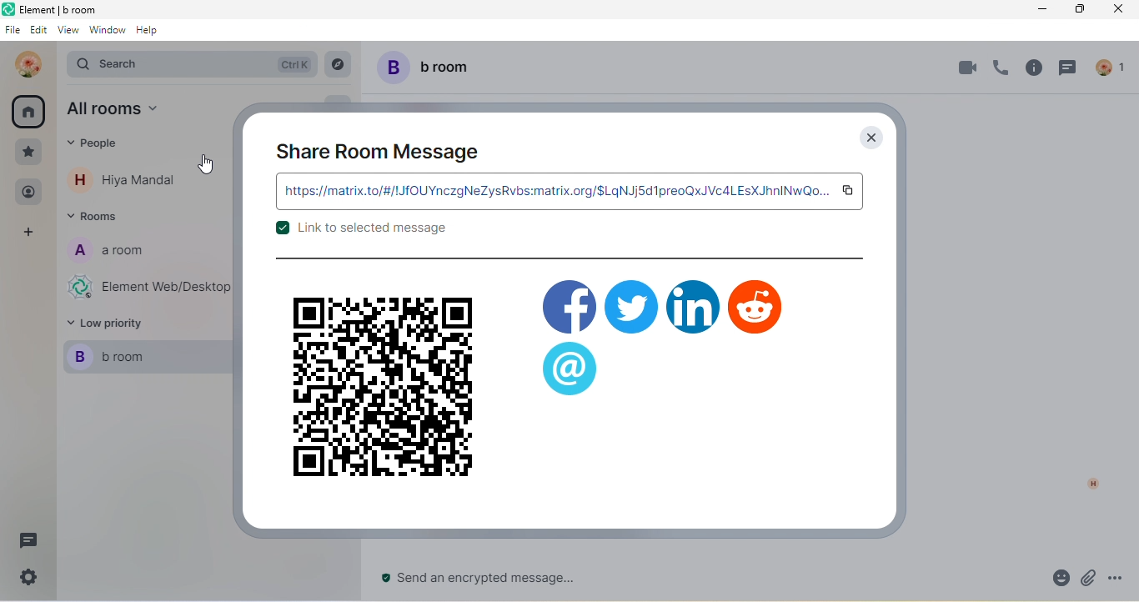 The width and height of the screenshot is (1139, 602). I want to click on low priority, so click(117, 324).